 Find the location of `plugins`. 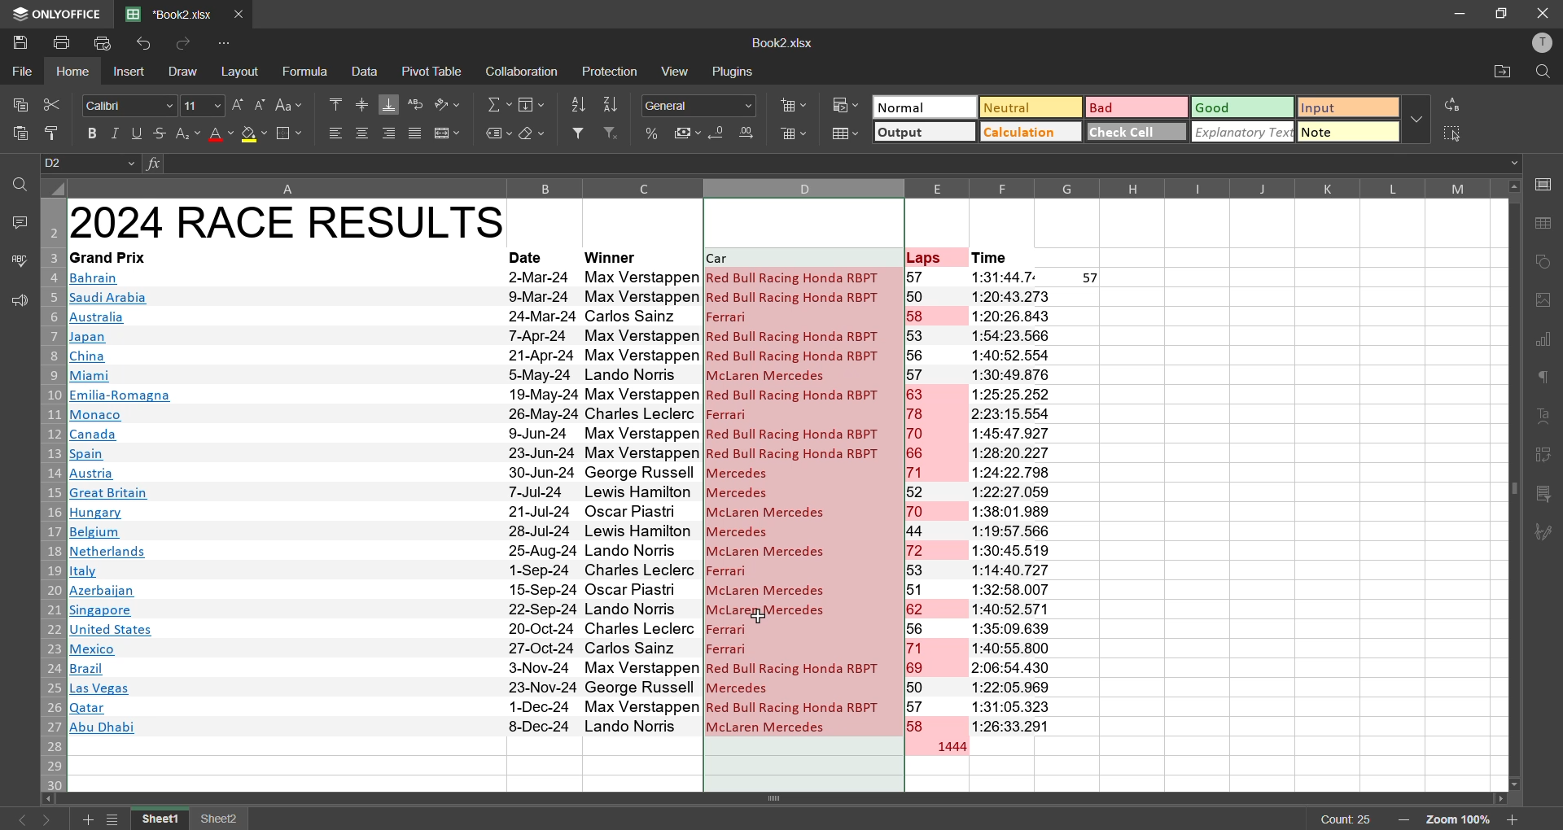

plugins is located at coordinates (733, 71).